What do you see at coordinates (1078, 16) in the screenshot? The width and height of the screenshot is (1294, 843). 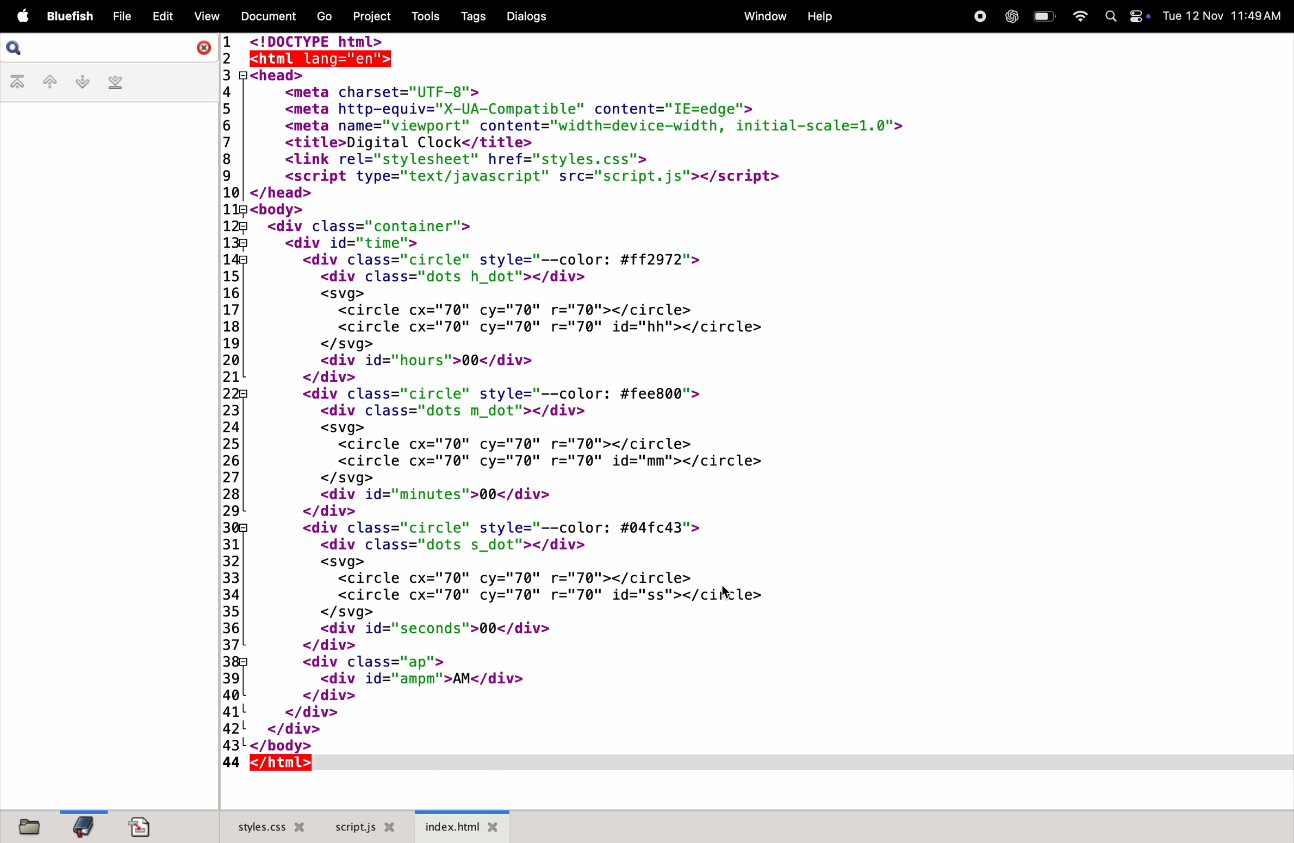 I see `wifi` at bounding box center [1078, 16].